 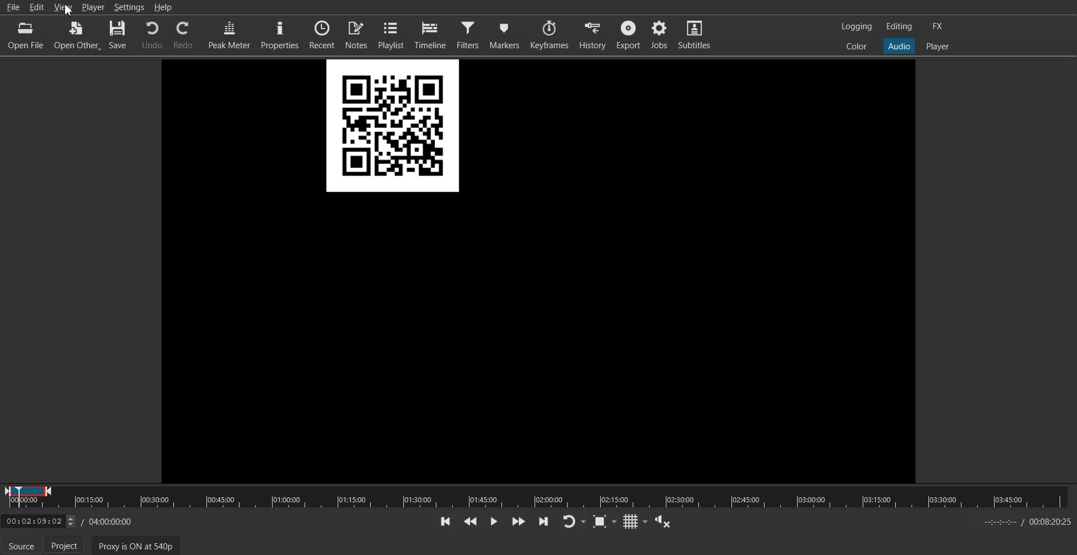 I want to click on Switch to the Player one layout, so click(x=938, y=47).